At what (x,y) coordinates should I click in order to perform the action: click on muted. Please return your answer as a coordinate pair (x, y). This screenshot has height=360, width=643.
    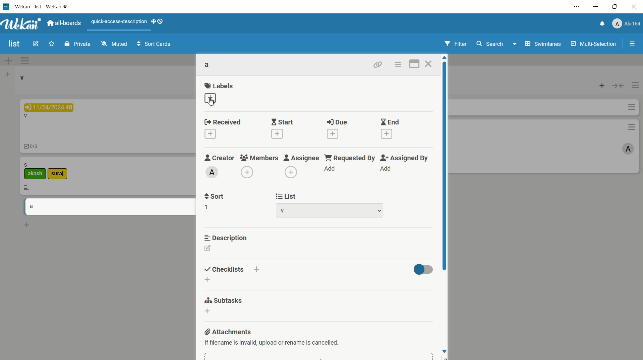
    Looking at the image, I should click on (113, 44).